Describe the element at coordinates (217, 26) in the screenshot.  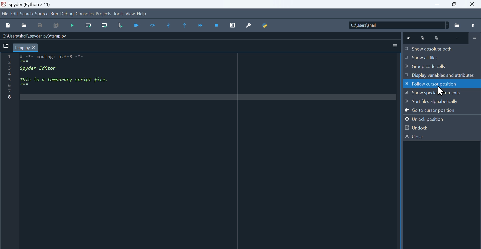
I see `Stop debugging` at that location.